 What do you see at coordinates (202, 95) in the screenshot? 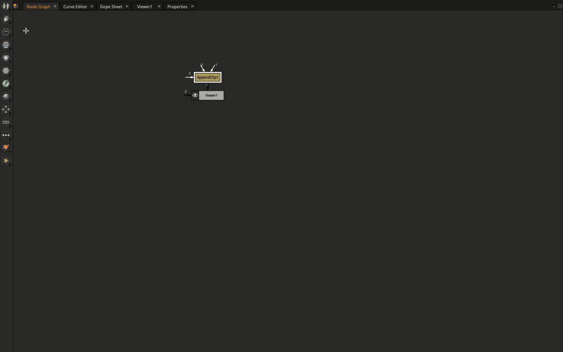
I see `Viewer node` at bounding box center [202, 95].